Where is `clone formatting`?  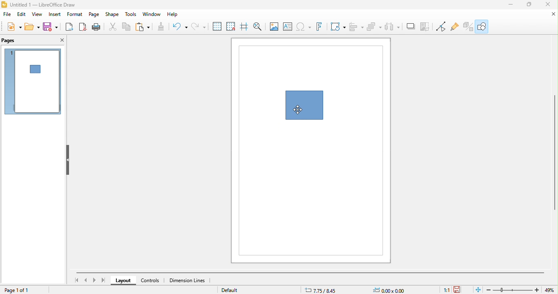
clone formatting is located at coordinates (163, 27).